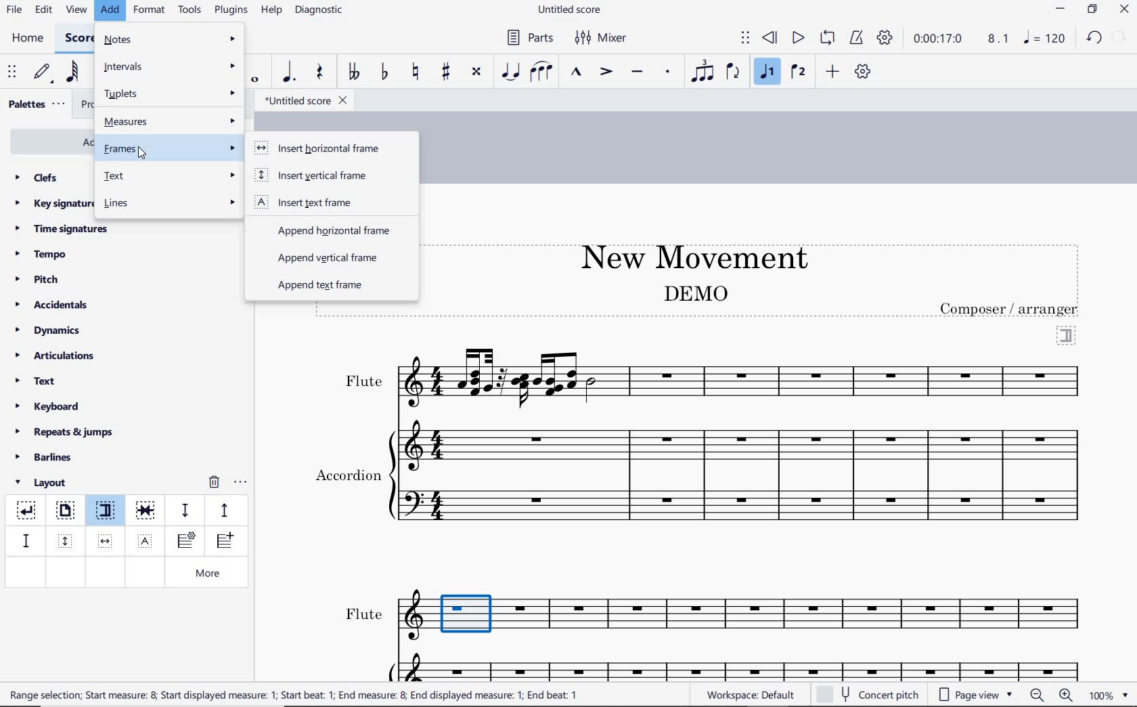  What do you see at coordinates (223, 509) in the screenshot?
I see `staff pacer` at bounding box center [223, 509].